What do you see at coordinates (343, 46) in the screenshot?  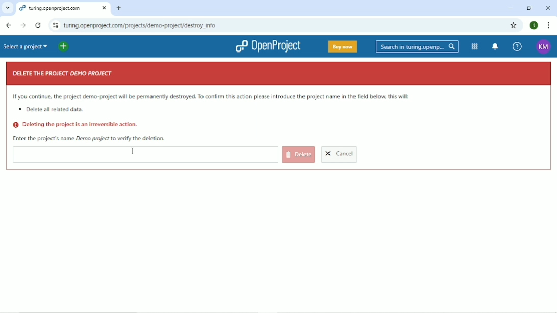 I see `Buy now` at bounding box center [343, 46].